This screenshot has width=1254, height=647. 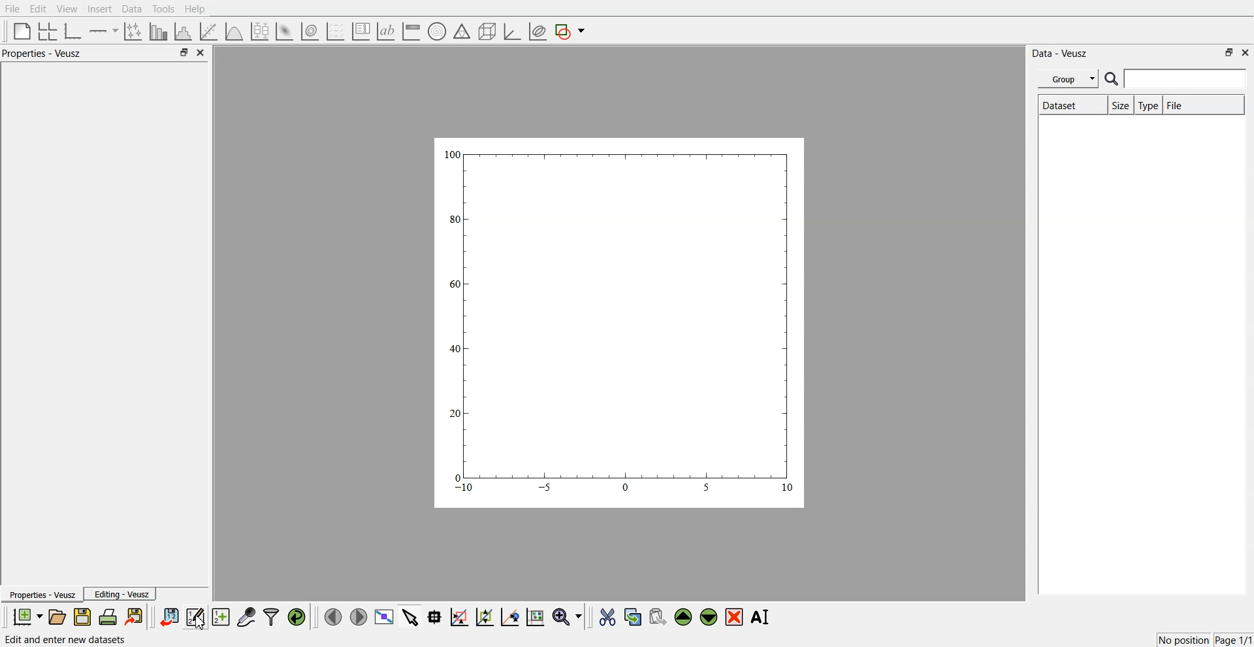 What do you see at coordinates (195, 618) in the screenshot?
I see `edit and enter data points` at bounding box center [195, 618].